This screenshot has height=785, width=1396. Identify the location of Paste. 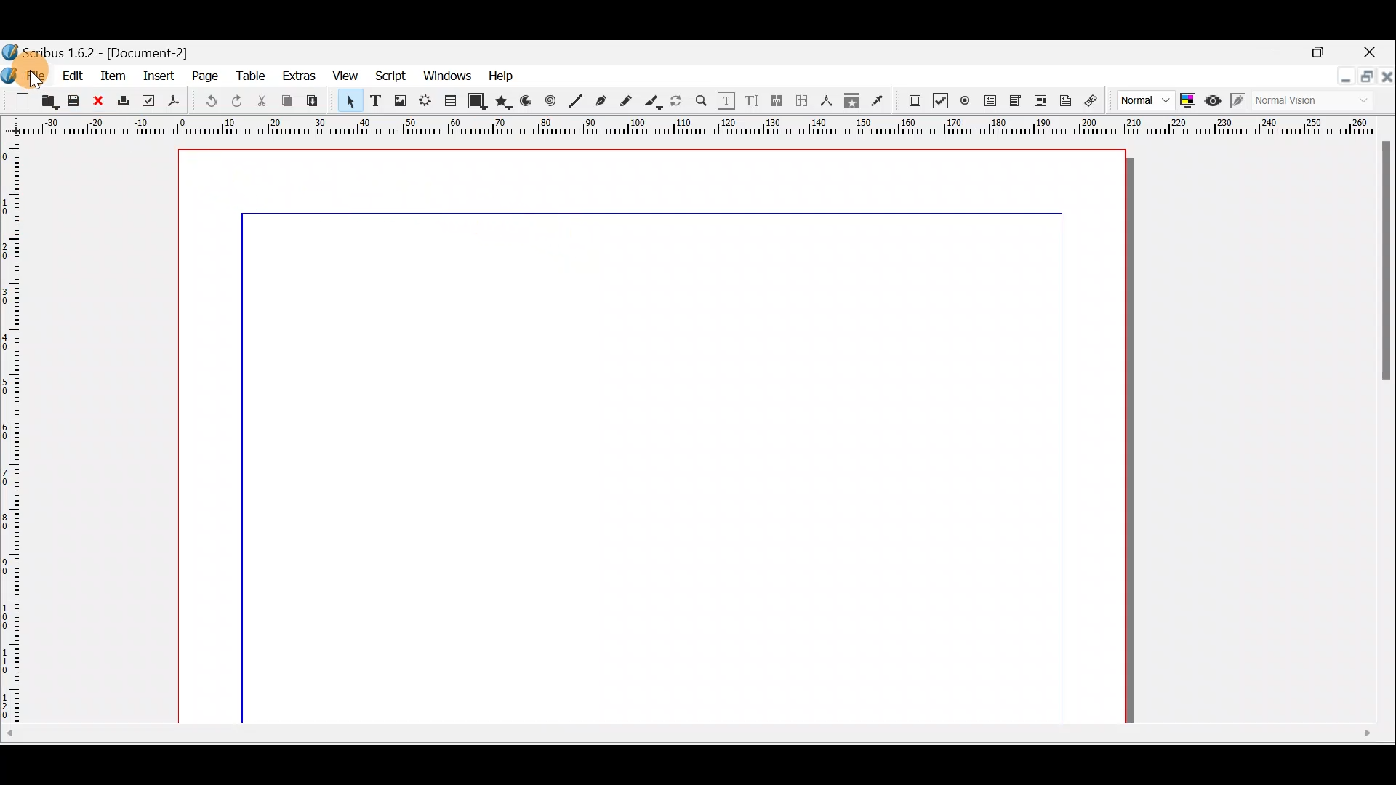
(312, 101).